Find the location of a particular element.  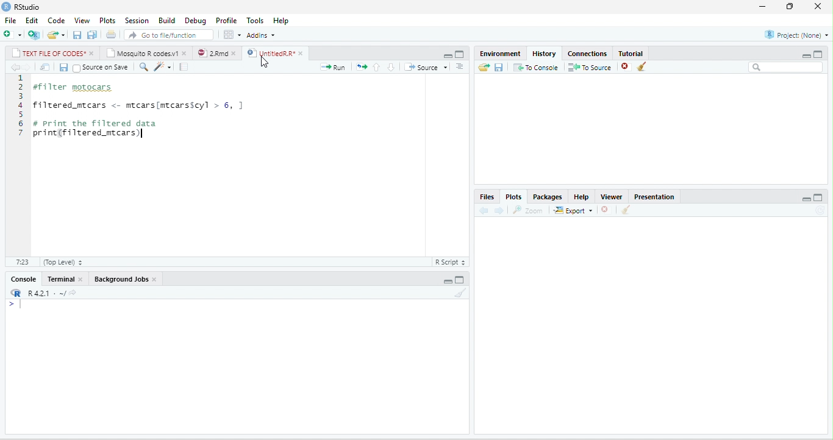

options is located at coordinates (232, 34).